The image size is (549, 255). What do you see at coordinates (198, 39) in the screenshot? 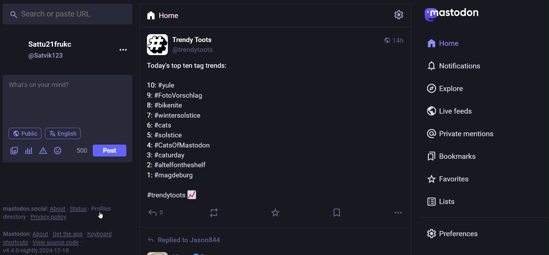
I see `Trendy Toots` at bounding box center [198, 39].